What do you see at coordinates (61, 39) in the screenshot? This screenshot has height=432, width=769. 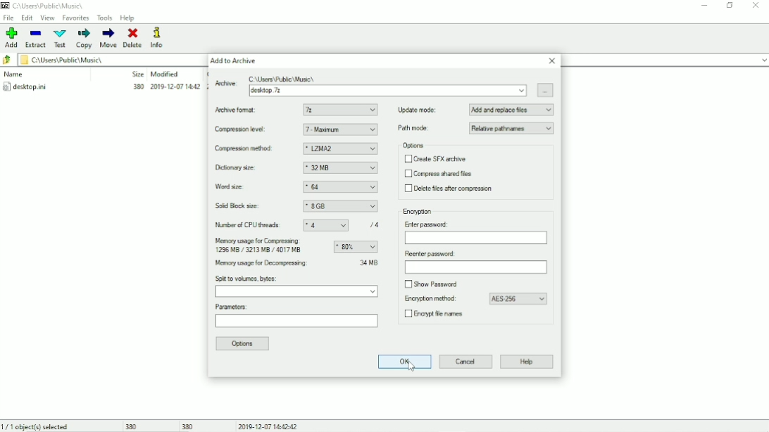 I see `Test` at bounding box center [61, 39].